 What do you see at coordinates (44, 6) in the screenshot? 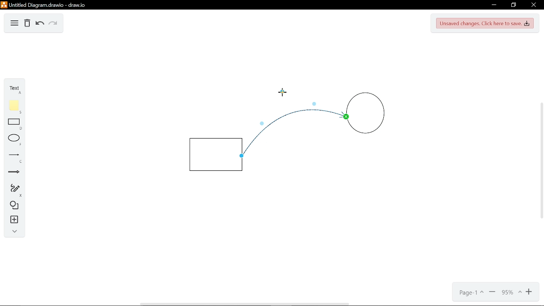
I see `Untitled diagram drawio` at bounding box center [44, 6].